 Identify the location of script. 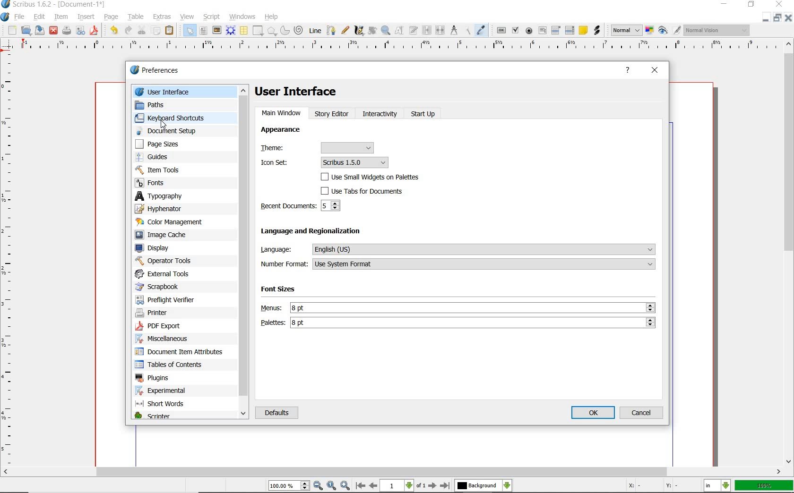
(213, 17).